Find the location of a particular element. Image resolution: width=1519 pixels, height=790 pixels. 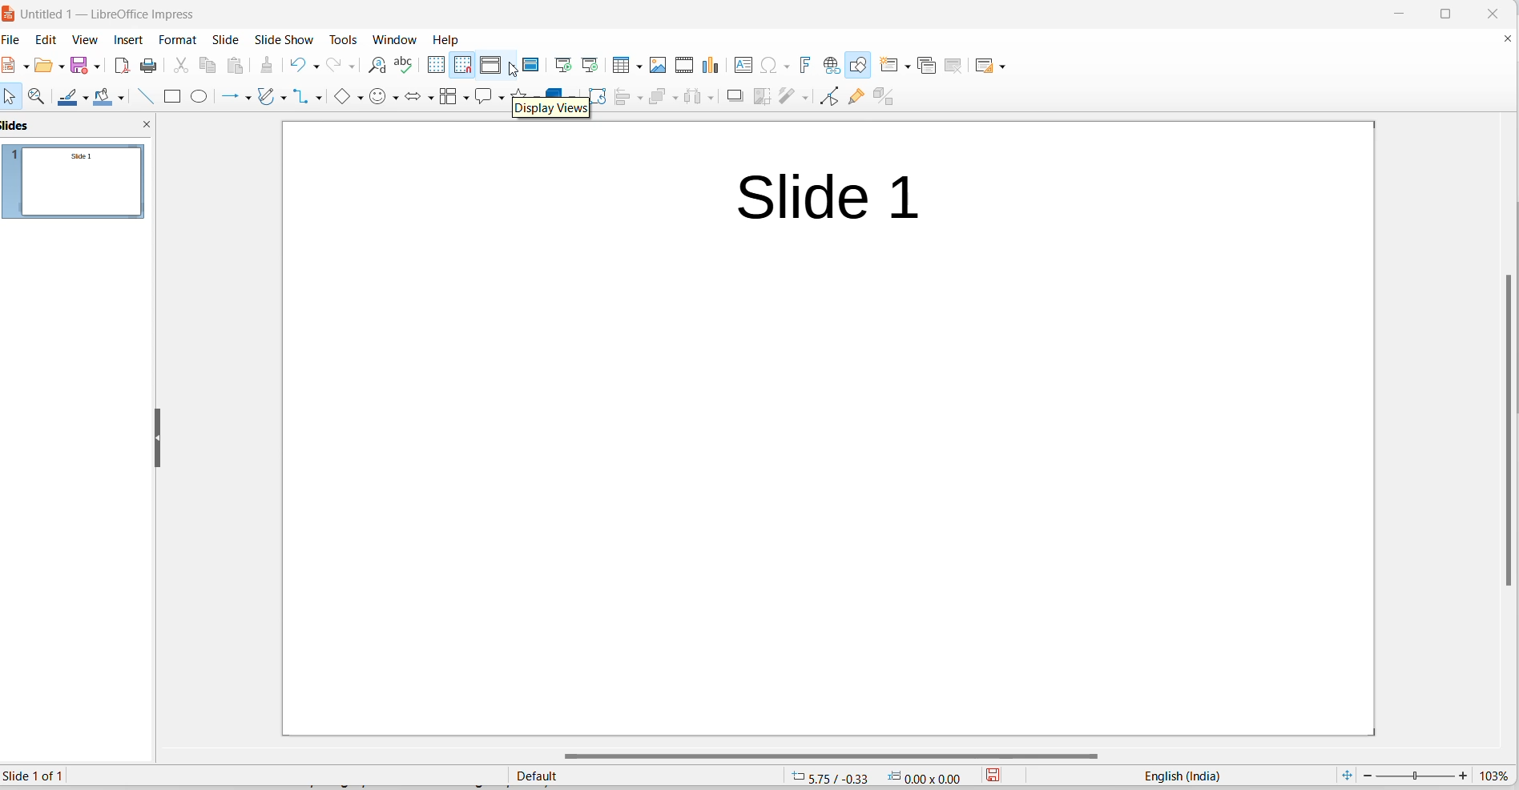

print is located at coordinates (150, 67).